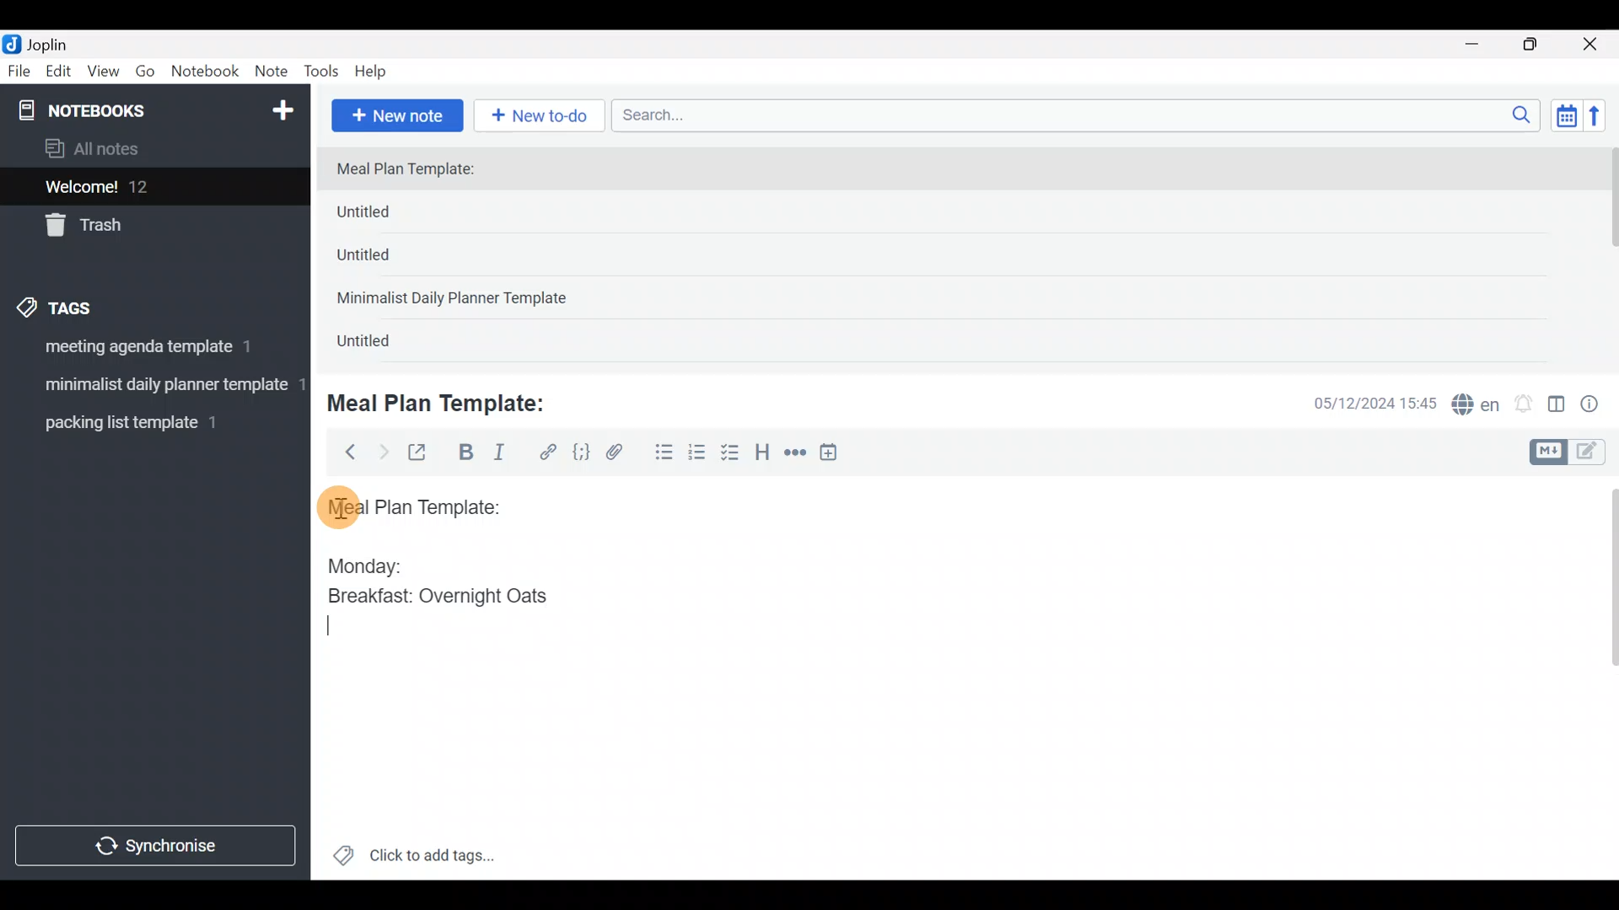 This screenshot has height=910, width=1619. What do you see at coordinates (1482, 42) in the screenshot?
I see `Minimize` at bounding box center [1482, 42].